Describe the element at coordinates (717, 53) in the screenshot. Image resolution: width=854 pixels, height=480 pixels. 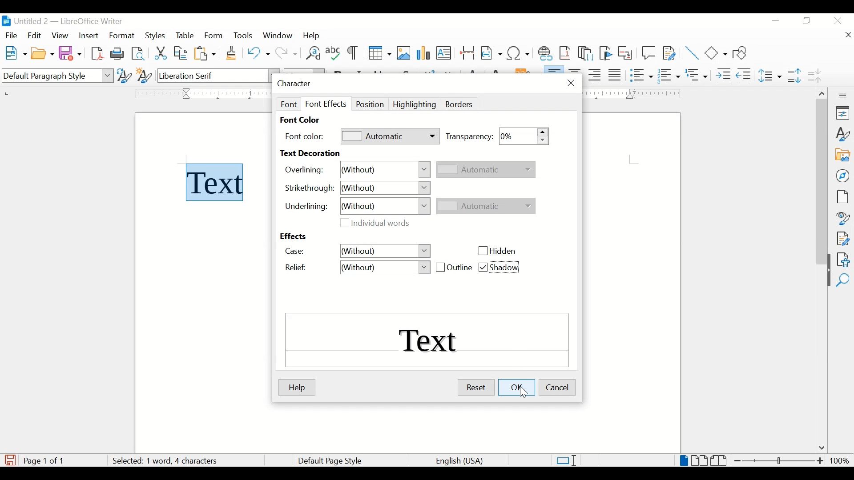
I see `basic shapes` at that location.